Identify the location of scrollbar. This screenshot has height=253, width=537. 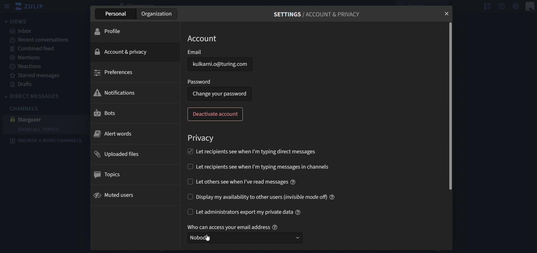
(451, 106).